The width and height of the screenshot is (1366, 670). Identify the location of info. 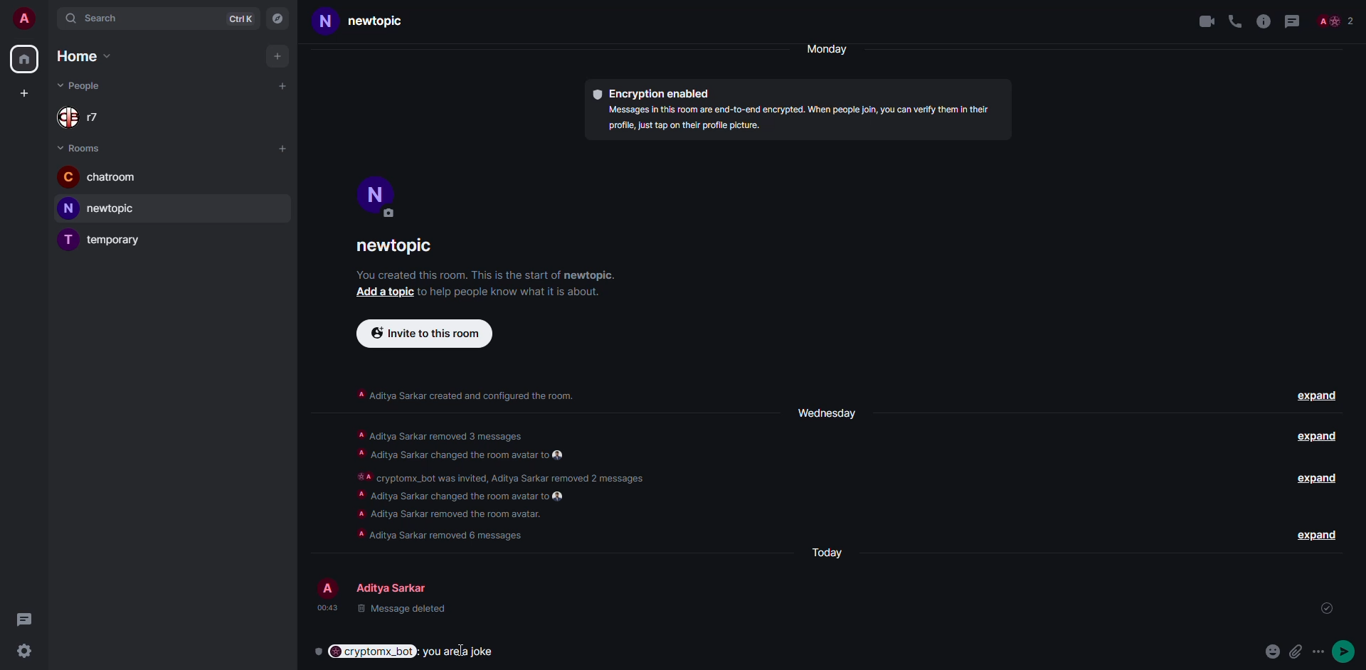
(502, 486).